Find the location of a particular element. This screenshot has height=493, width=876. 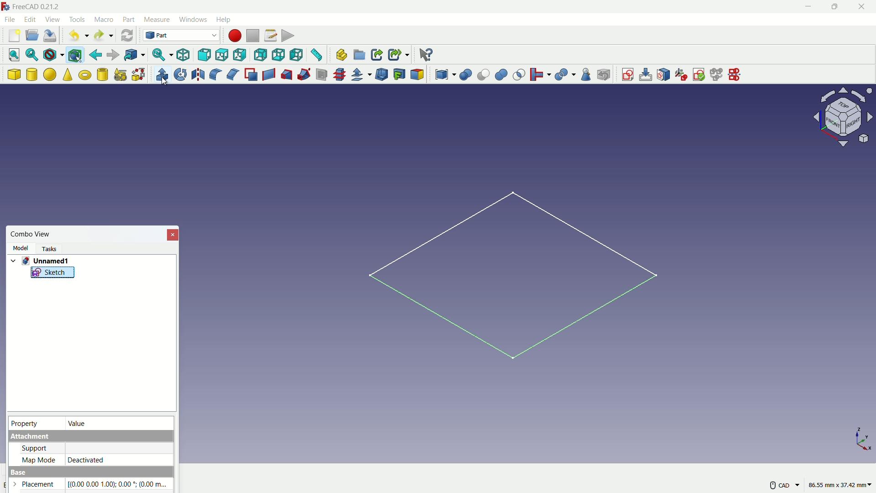

tools is located at coordinates (77, 20).